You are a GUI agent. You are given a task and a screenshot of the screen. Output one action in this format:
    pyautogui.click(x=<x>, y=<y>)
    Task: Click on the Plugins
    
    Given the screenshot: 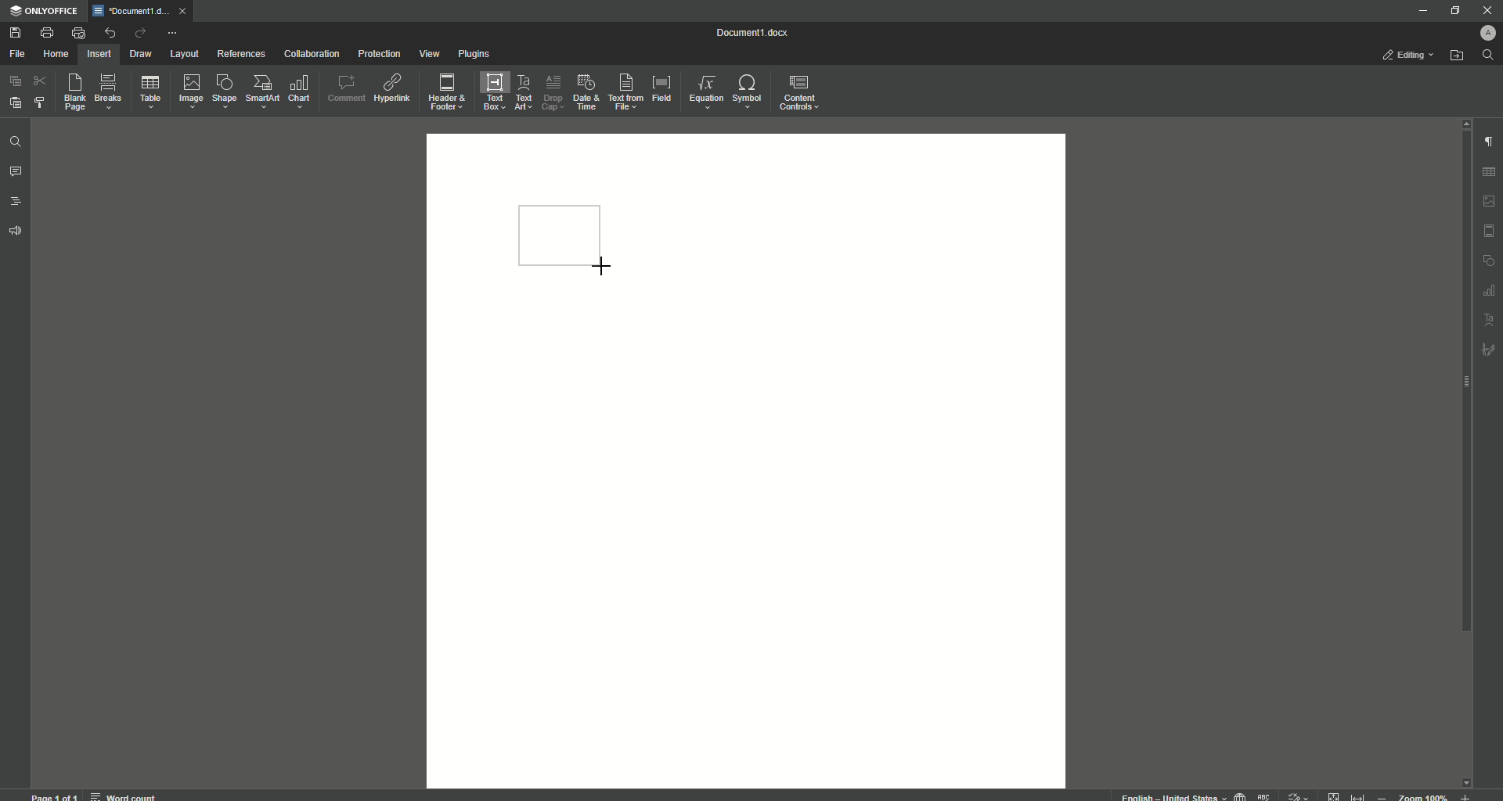 What is the action you would take?
    pyautogui.click(x=475, y=55)
    